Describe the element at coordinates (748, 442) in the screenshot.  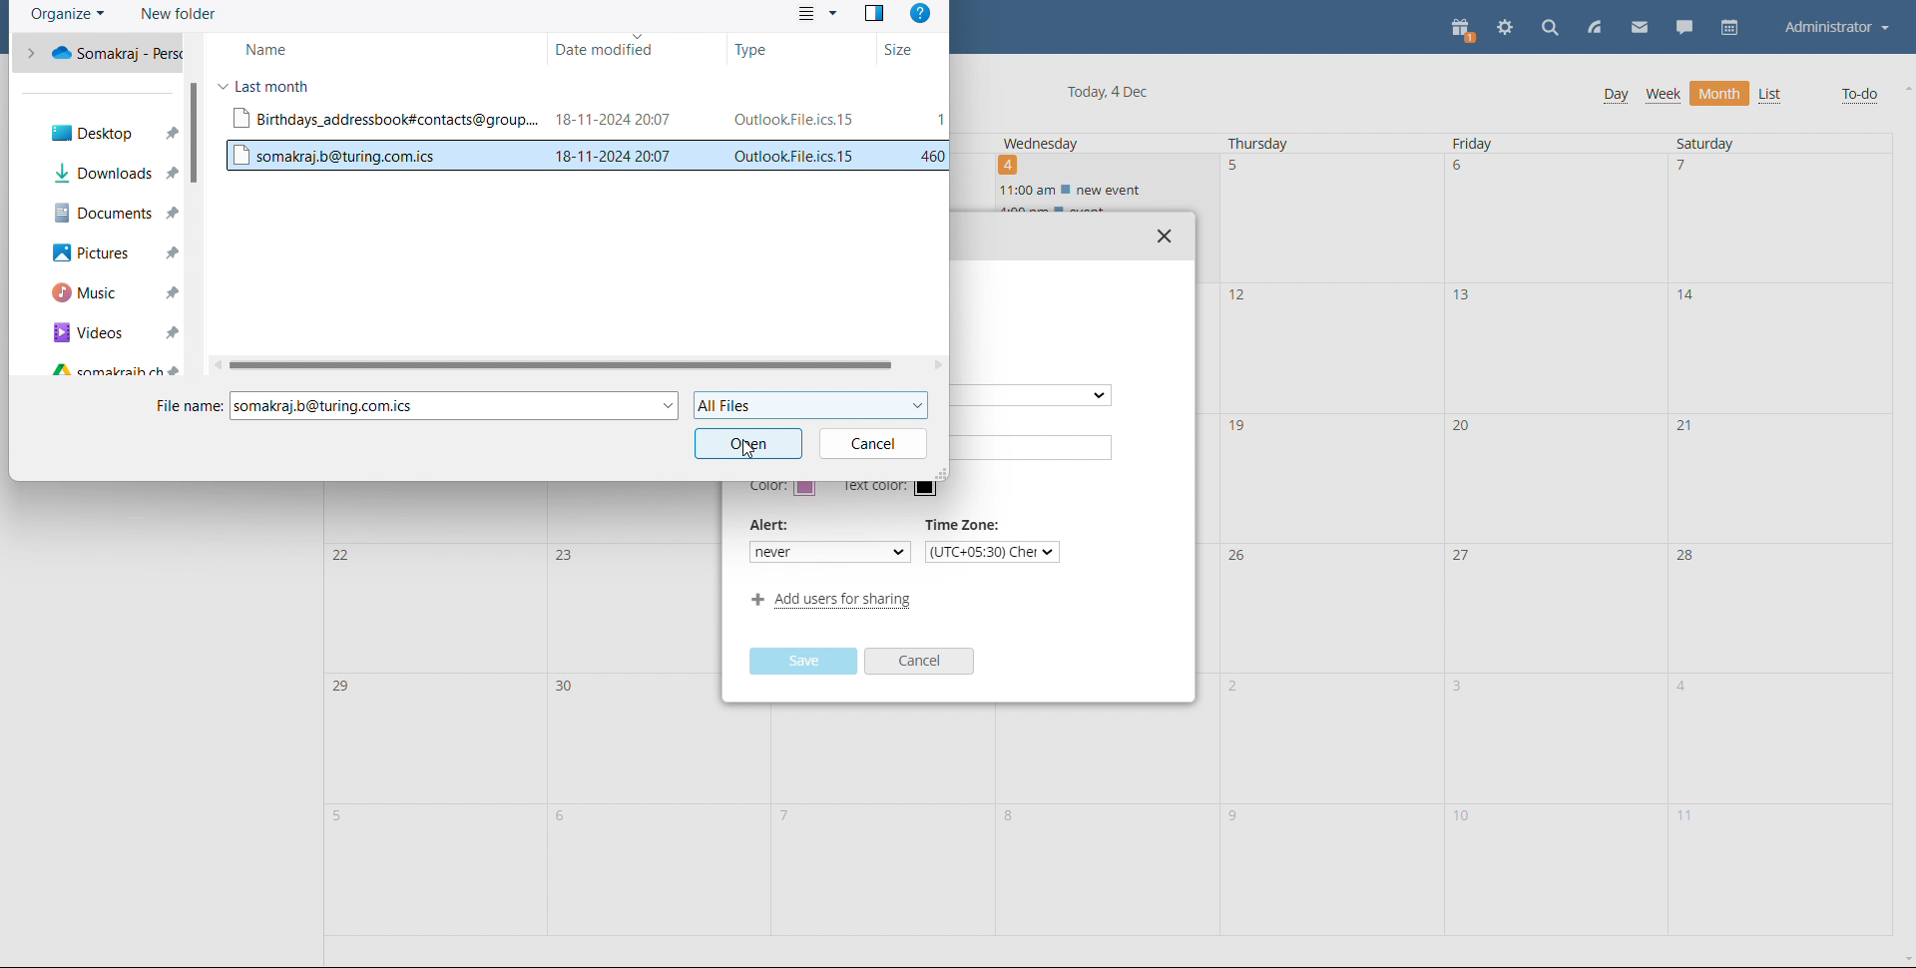
I see `open` at that location.